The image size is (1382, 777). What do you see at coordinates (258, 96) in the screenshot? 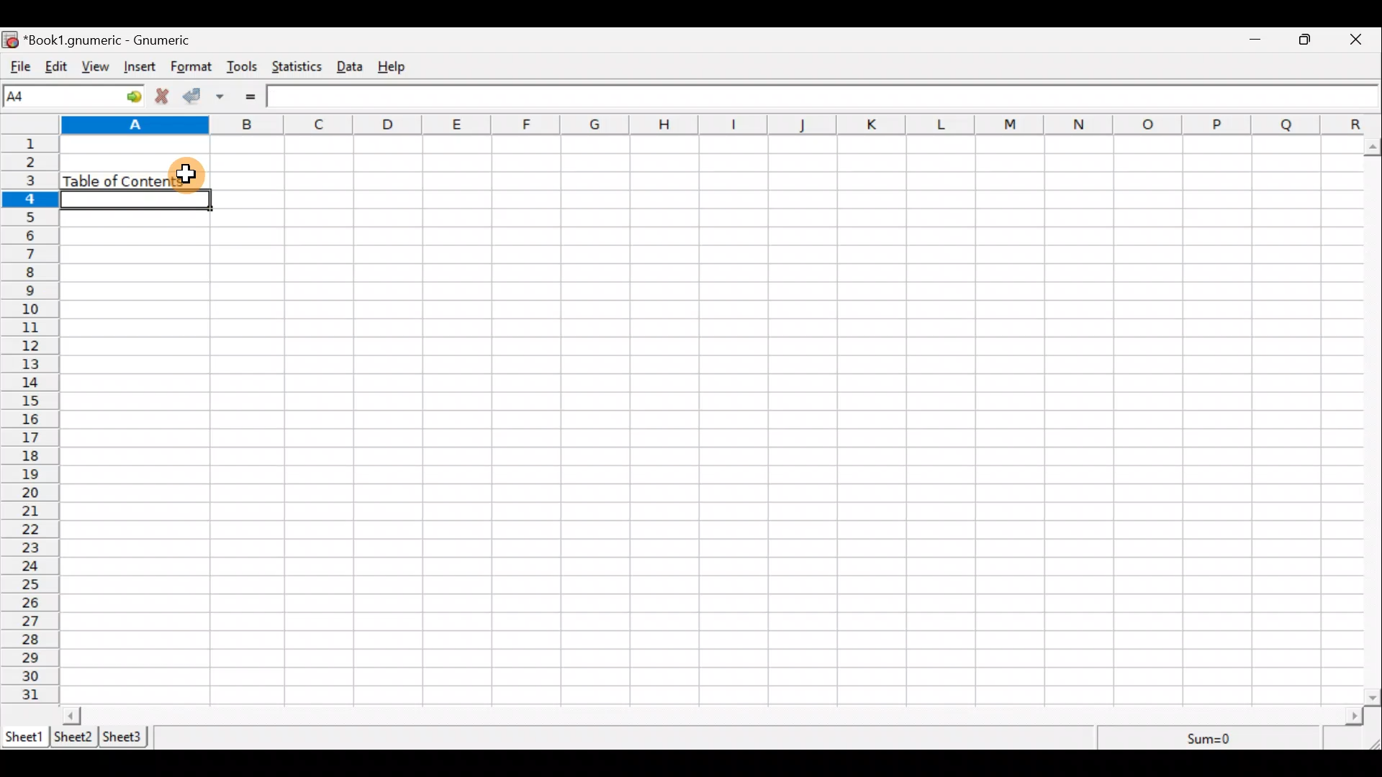
I see `Enter formula` at bounding box center [258, 96].